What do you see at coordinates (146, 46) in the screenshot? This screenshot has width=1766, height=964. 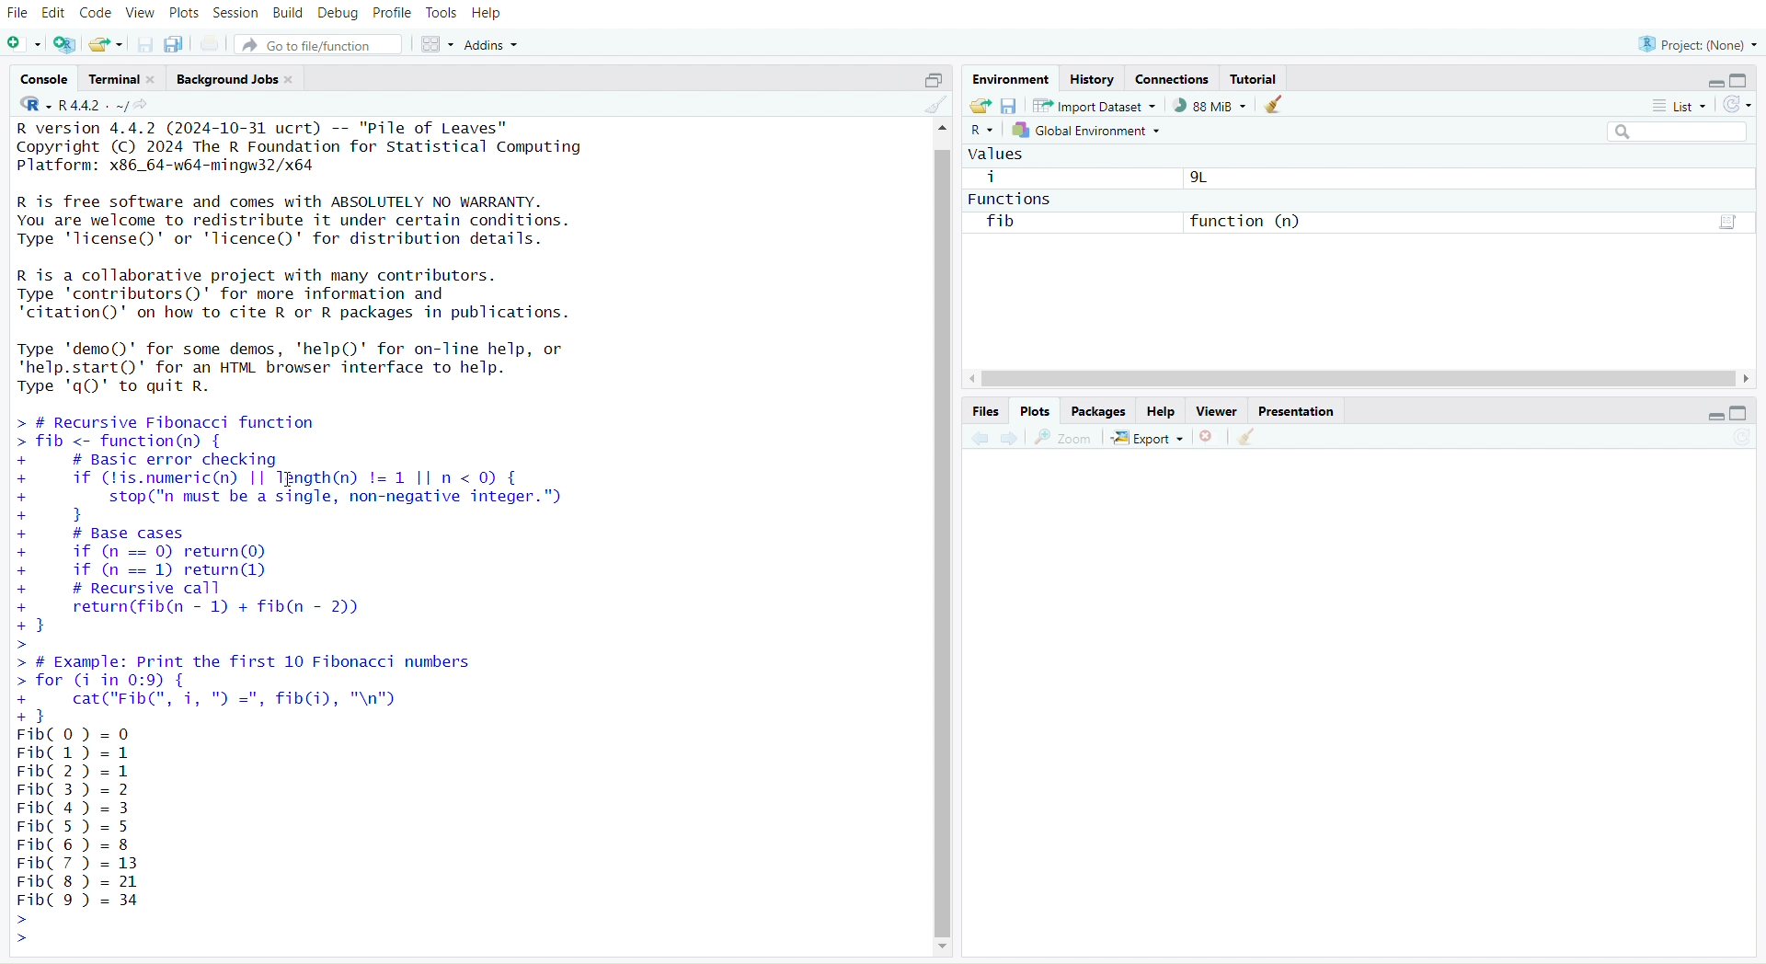 I see `save current document` at bounding box center [146, 46].